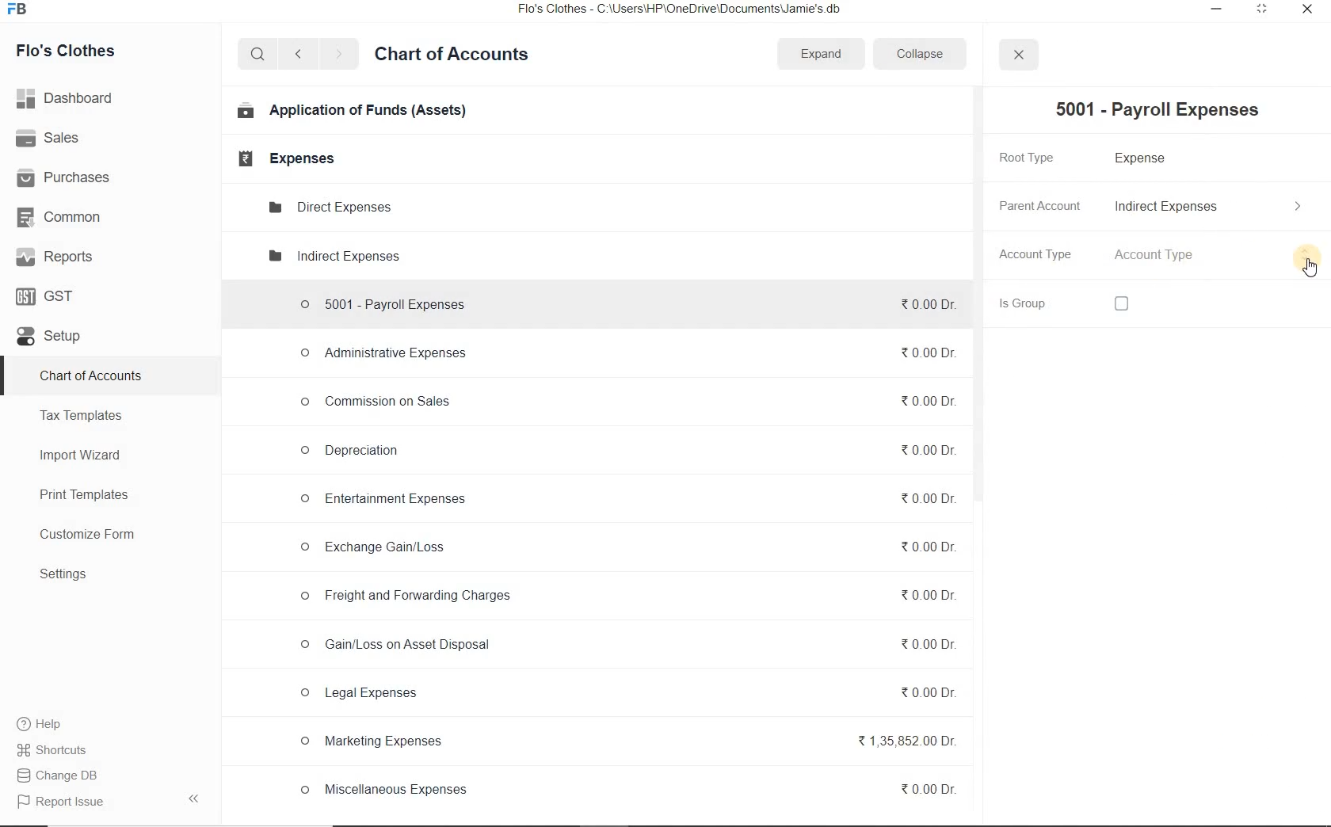 This screenshot has height=827, width=1331. Describe the element at coordinates (975, 295) in the screenshot. I see `vertical scrollbar` at that location.